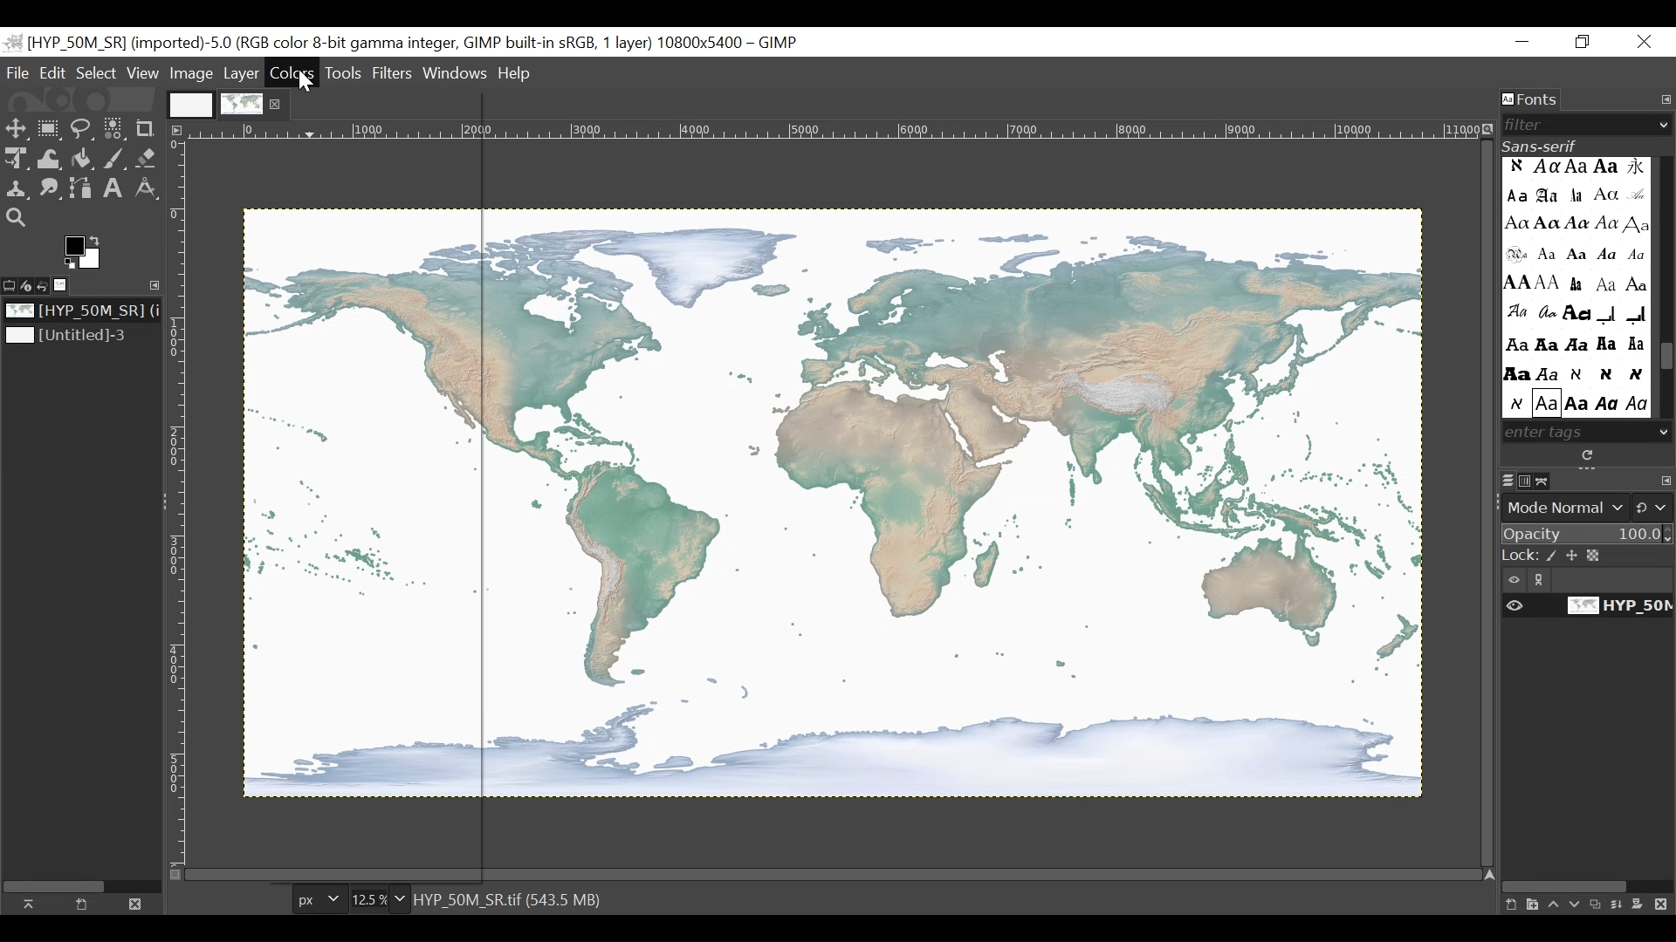 The image size is (1676, 942). I want to click on Fonts, so click(1532, 100).